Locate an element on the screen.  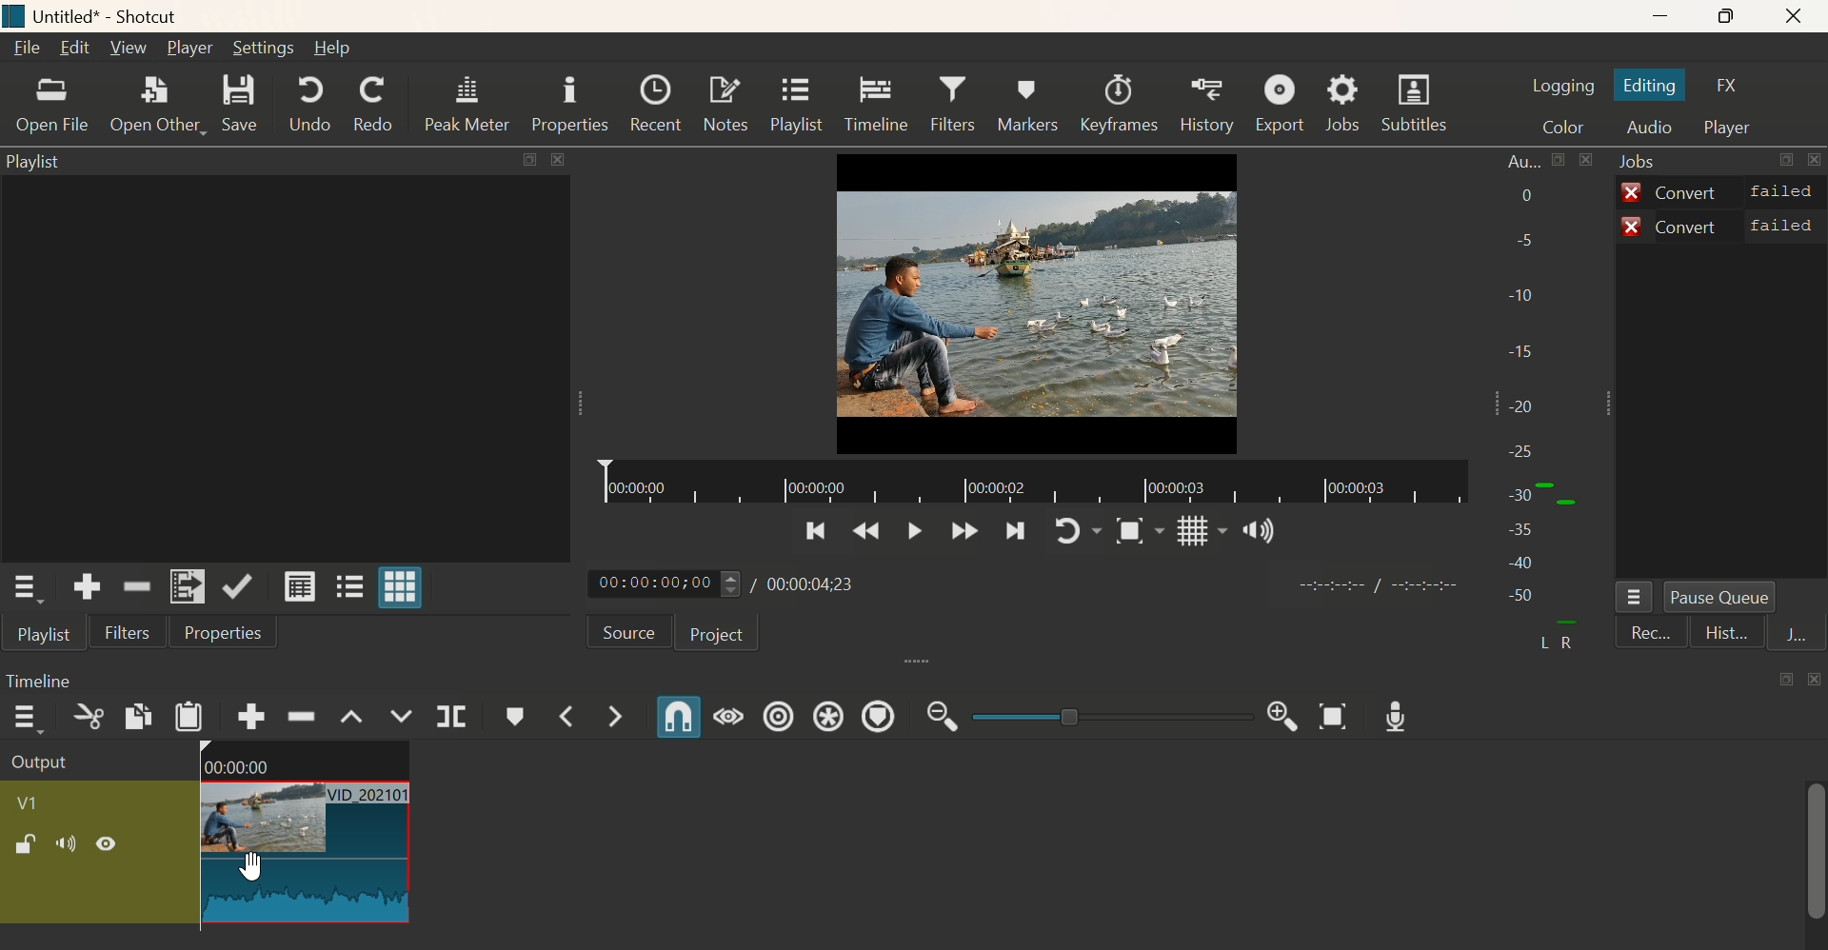
close is located at coordinates (1813, 679).